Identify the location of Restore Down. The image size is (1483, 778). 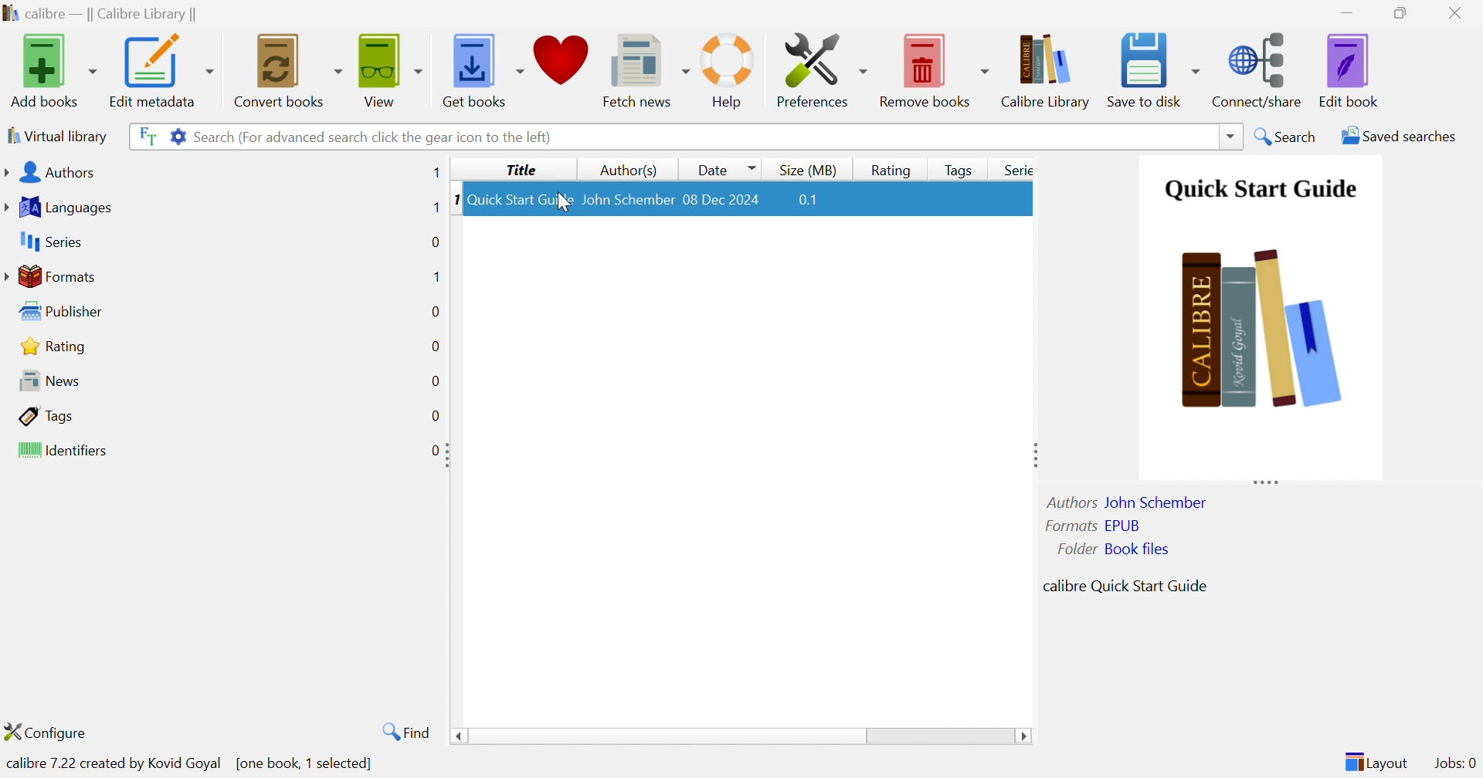
(1402, 12).